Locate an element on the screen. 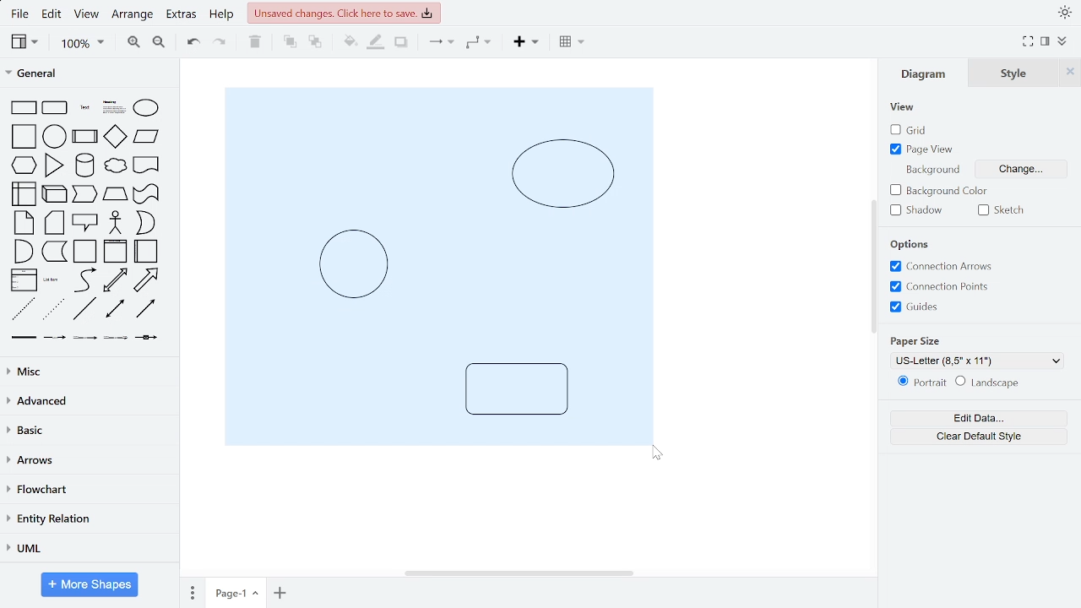 This screenshot has width=1081, height=608. basic is located at coordinates (85, 432).